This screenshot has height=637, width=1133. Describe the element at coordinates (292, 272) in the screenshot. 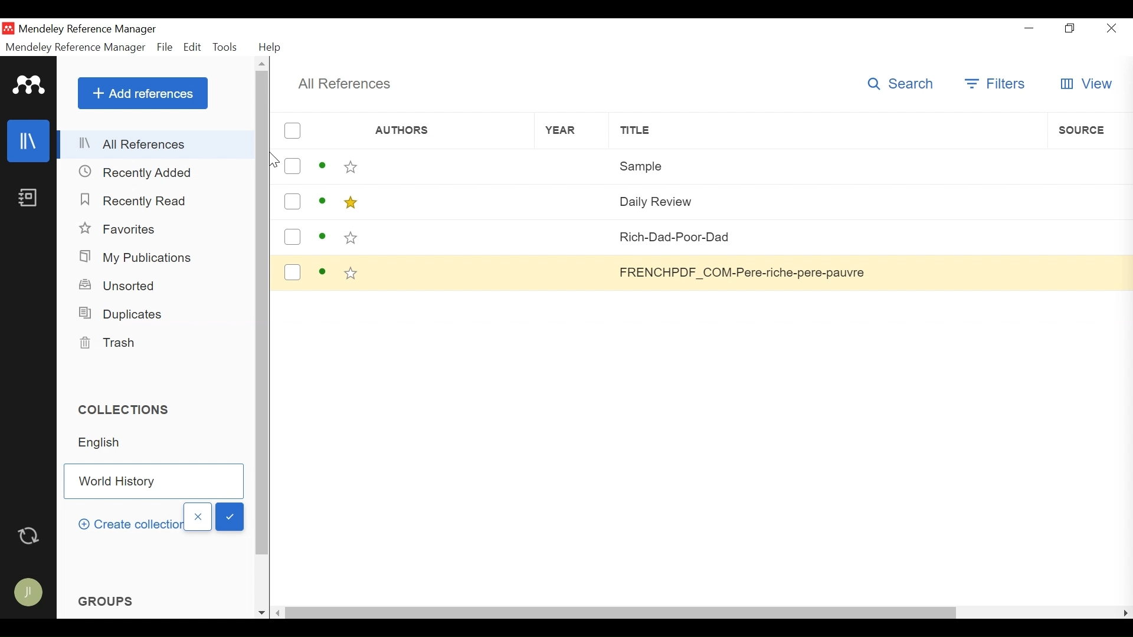

I see `(un)select` at that location.